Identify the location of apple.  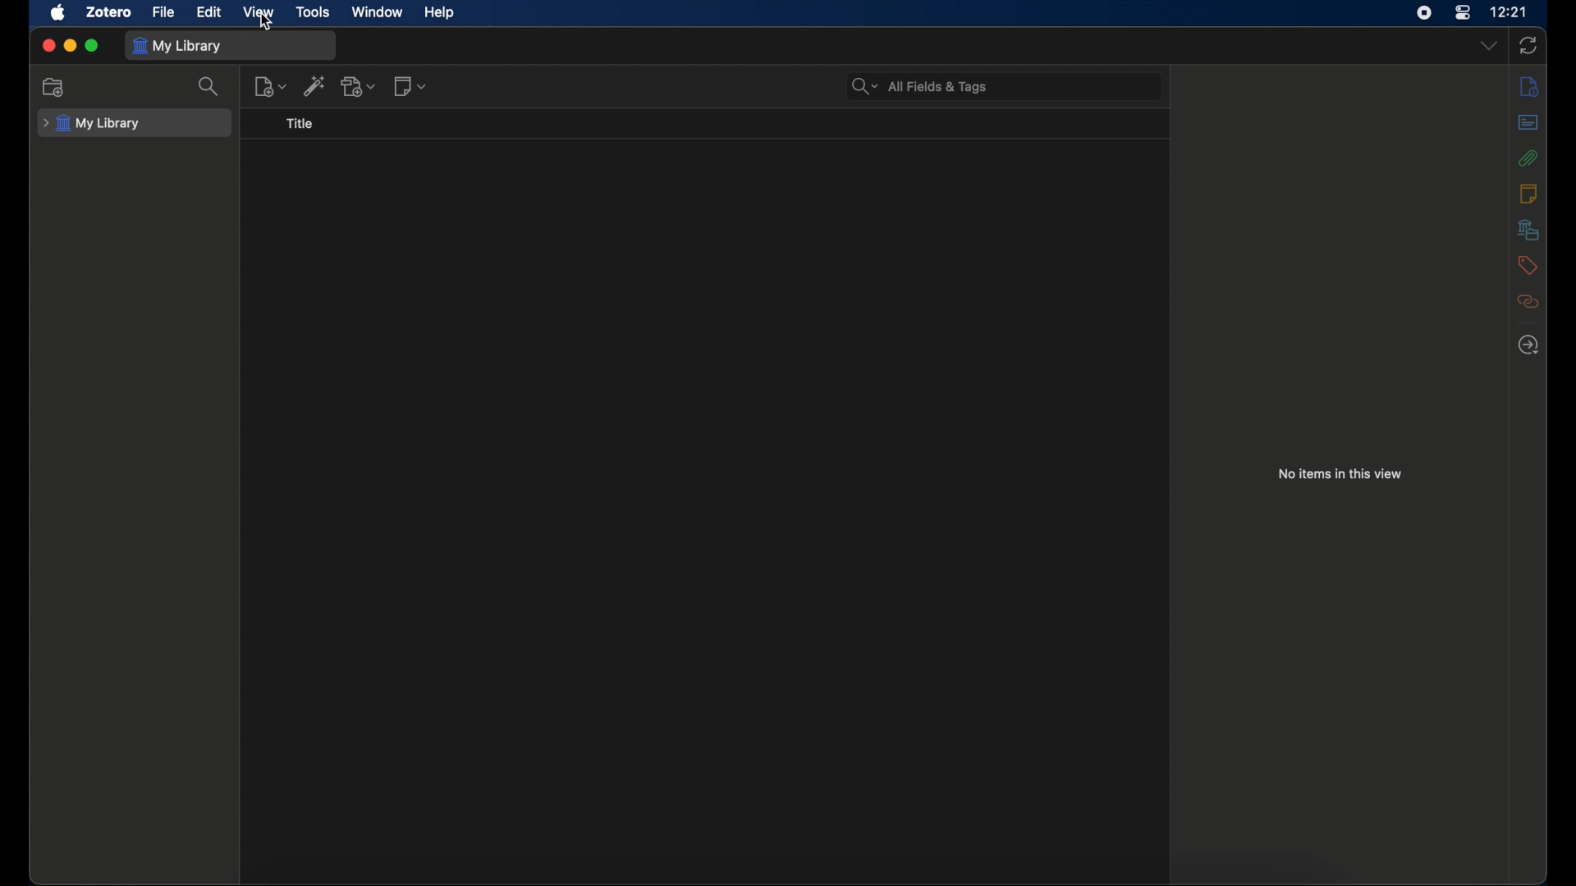
(58, 12).